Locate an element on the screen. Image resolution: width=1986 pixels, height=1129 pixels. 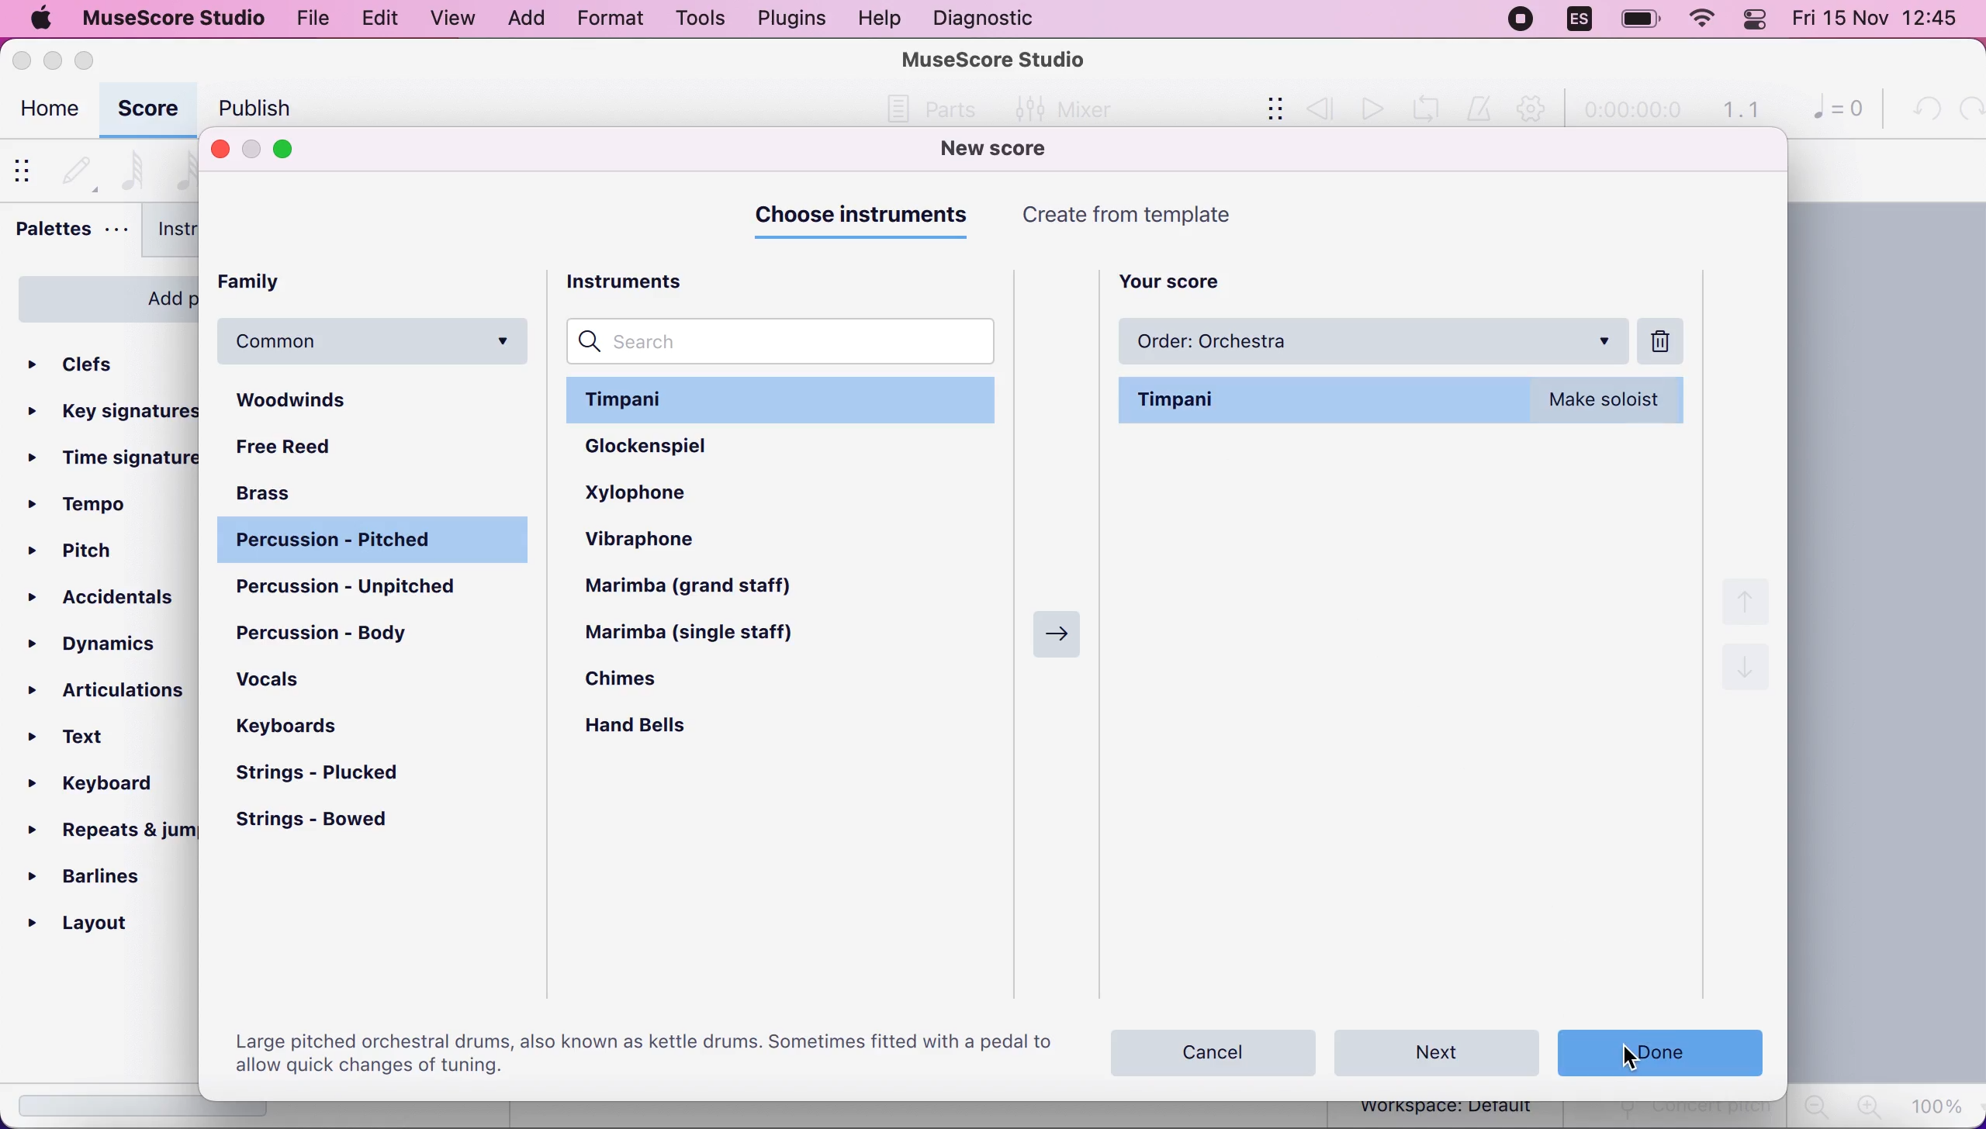
close is located at coordinates (23, 60).